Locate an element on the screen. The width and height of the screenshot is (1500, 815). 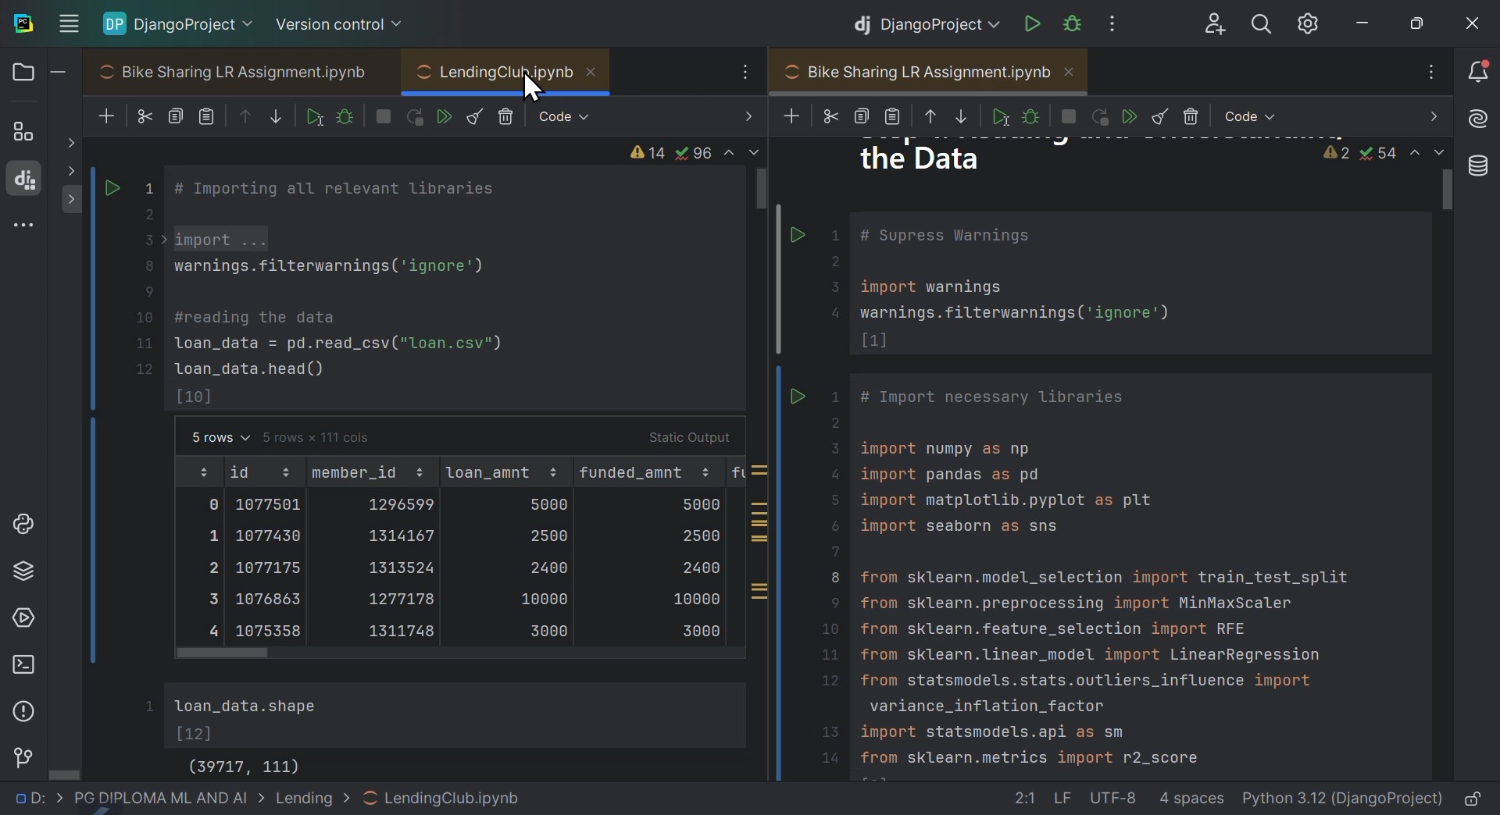
Run Kernel is located at coordinates (415, 115).